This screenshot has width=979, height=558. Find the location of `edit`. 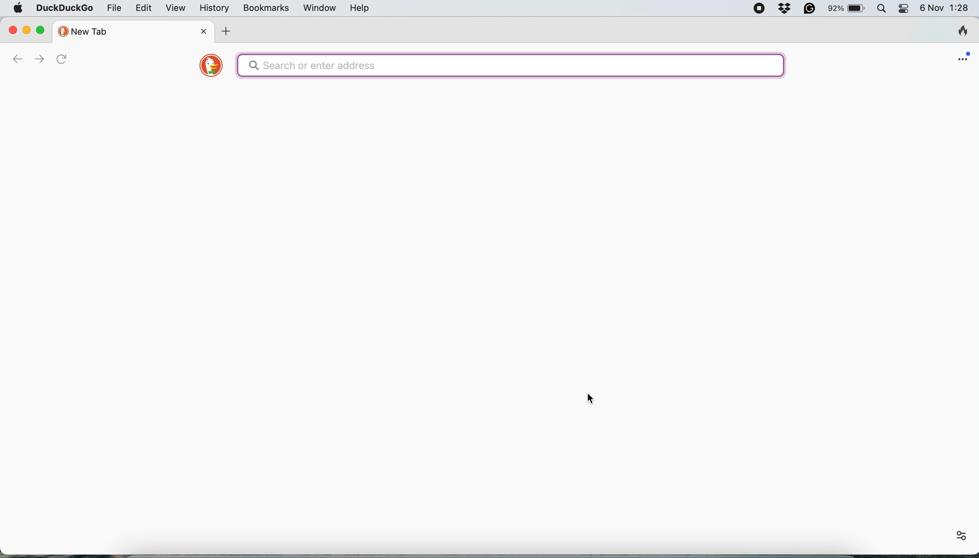

edit is located at coordinates (143, 8).